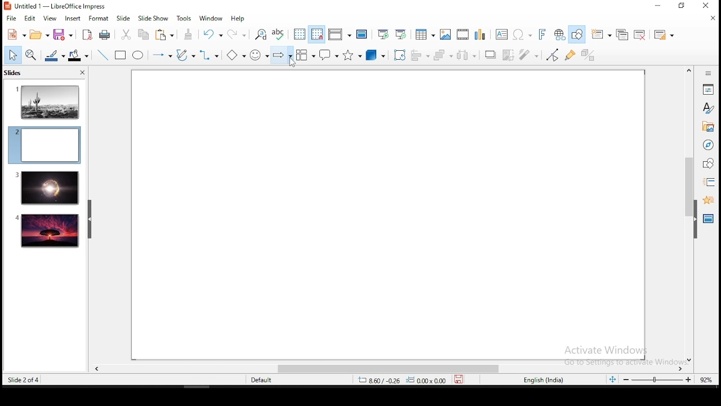 This screenshot has width=721, height=406. What do you see at coordinates (121, 56) in the screenshot?
I see `rectangle` at bounding box center [121, 56].